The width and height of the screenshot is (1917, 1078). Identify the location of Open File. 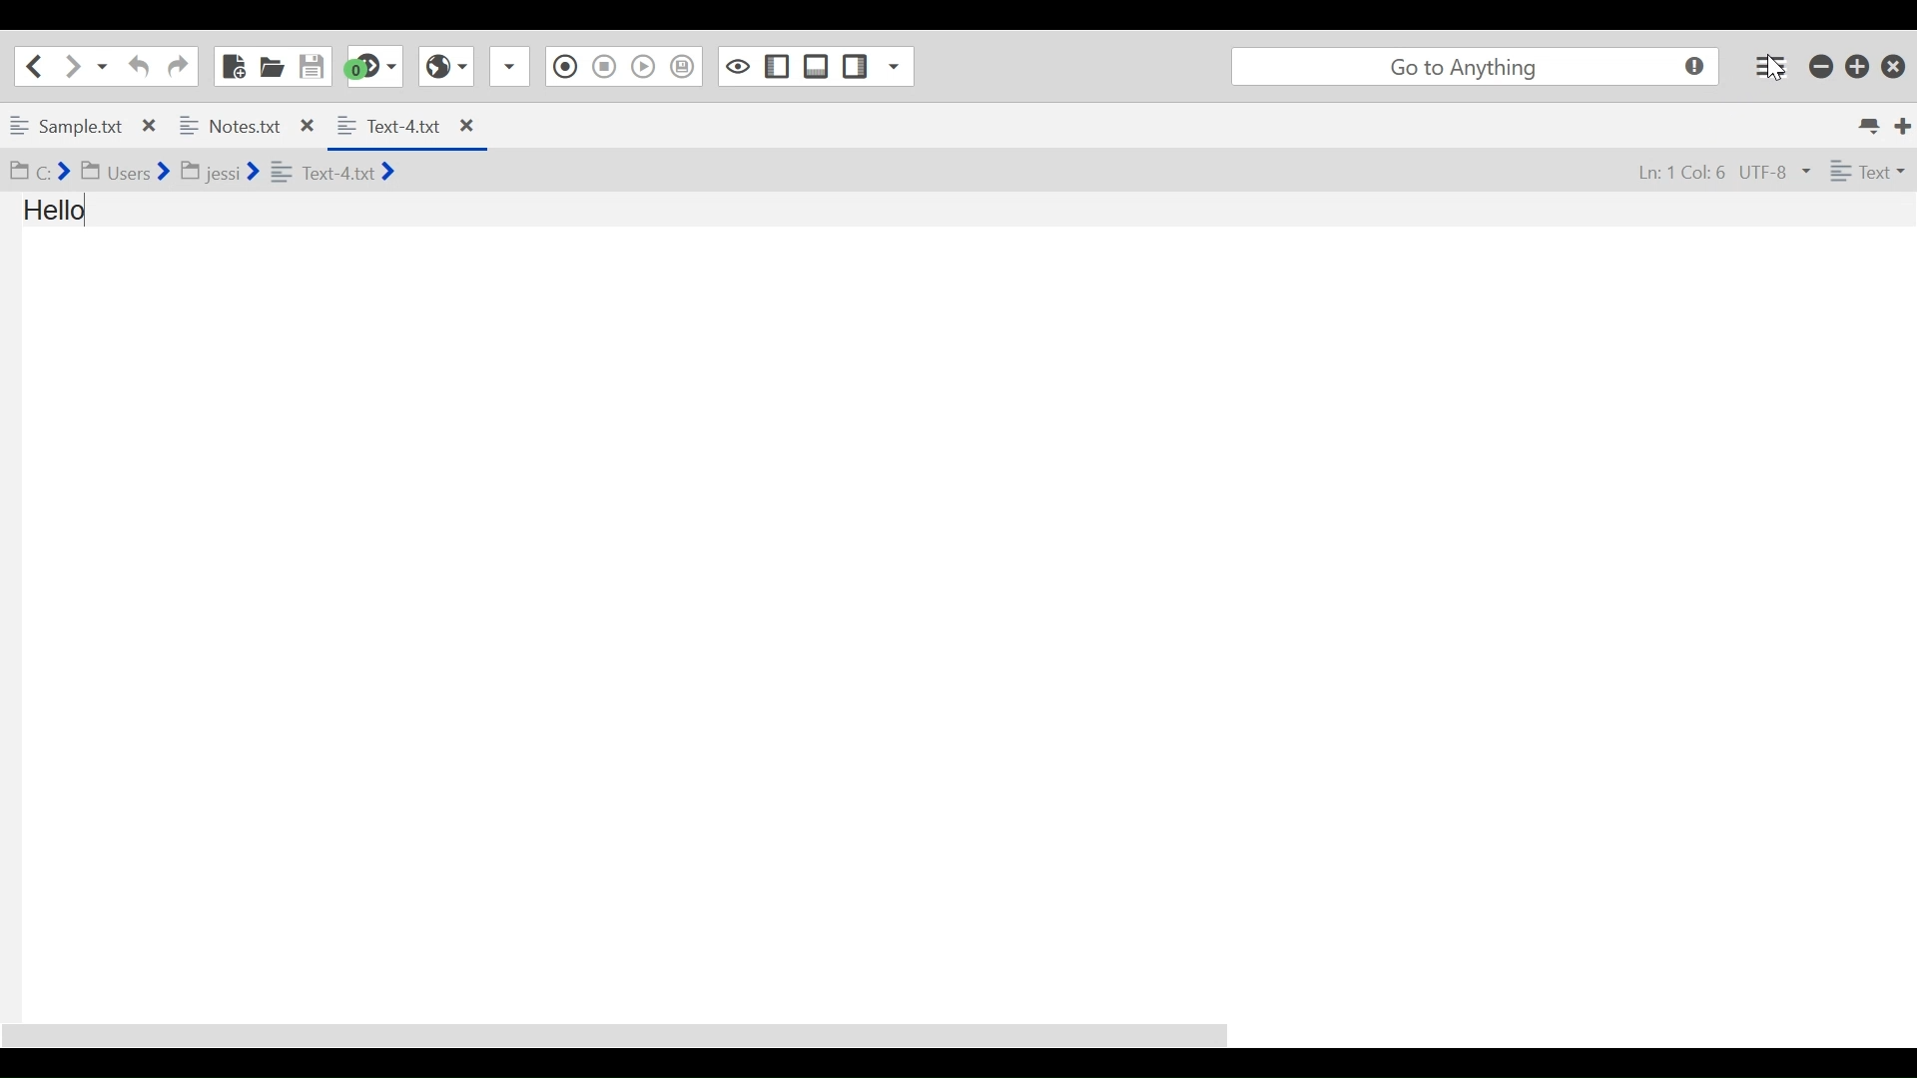
(271, 66).